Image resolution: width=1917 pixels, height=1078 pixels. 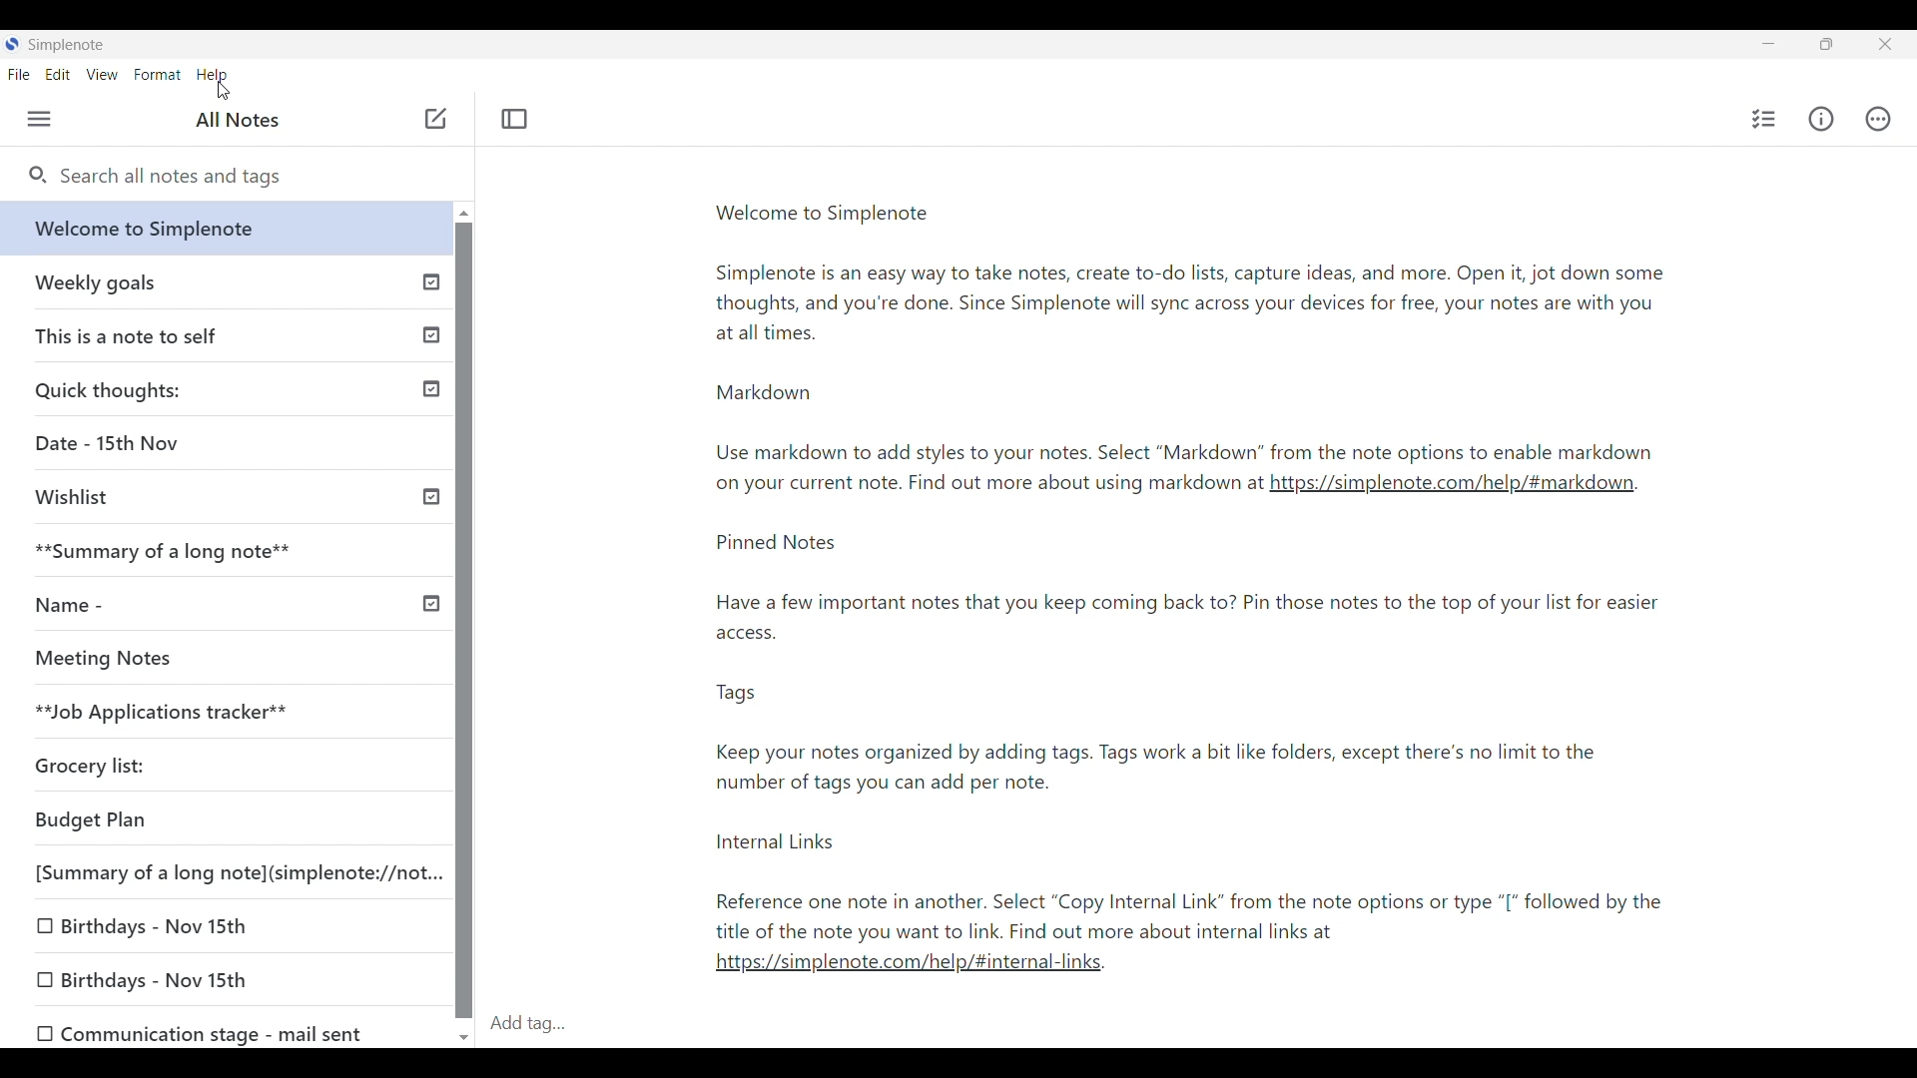 What do you see at coordinates (829, 208) in the screenshot?
I see `Welcome to Simplenote` at bounding box center [829, 208].